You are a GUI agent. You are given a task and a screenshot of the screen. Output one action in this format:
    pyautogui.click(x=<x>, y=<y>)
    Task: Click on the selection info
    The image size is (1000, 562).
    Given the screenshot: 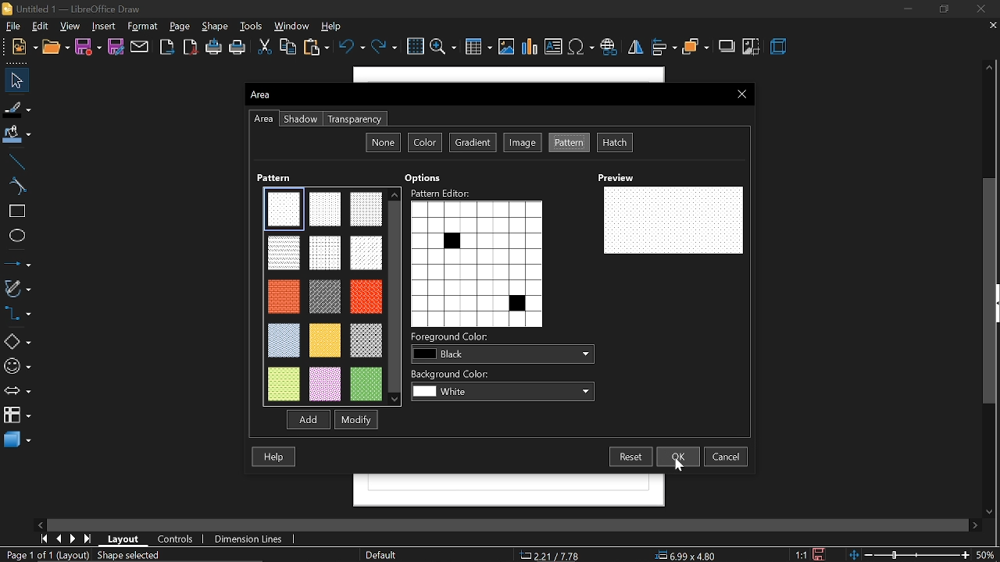 What is the action you would take?
    pyautogui.click(x=130, y=555)
    